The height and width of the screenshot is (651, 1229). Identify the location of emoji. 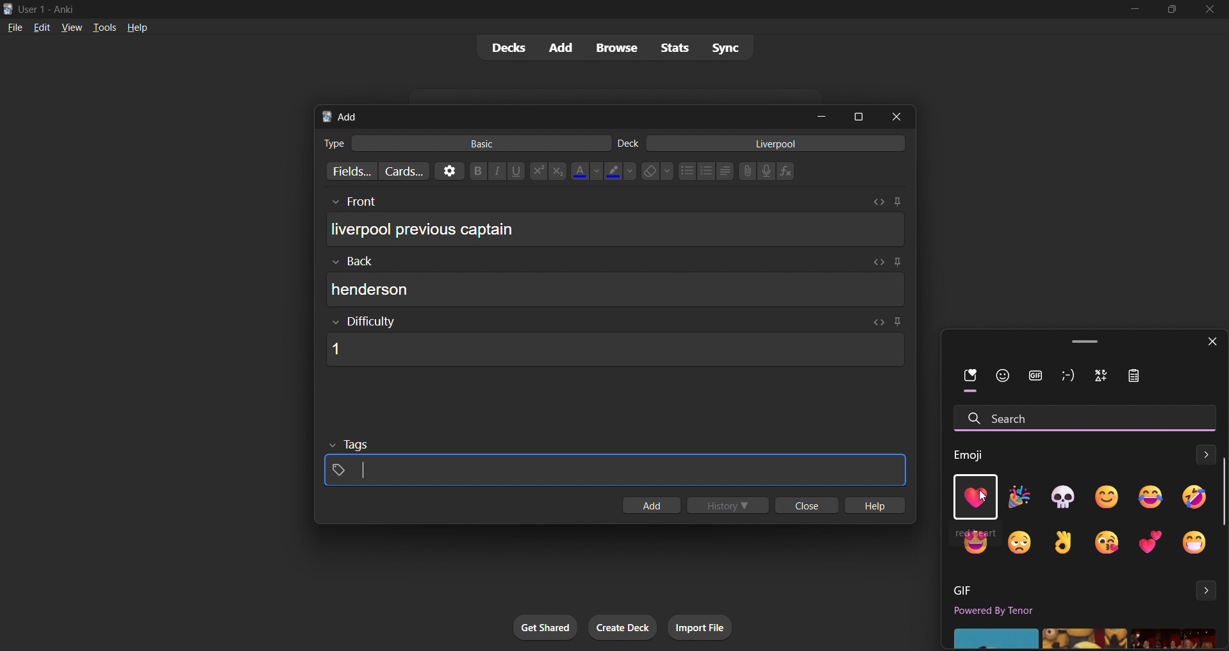
(1019, 499).